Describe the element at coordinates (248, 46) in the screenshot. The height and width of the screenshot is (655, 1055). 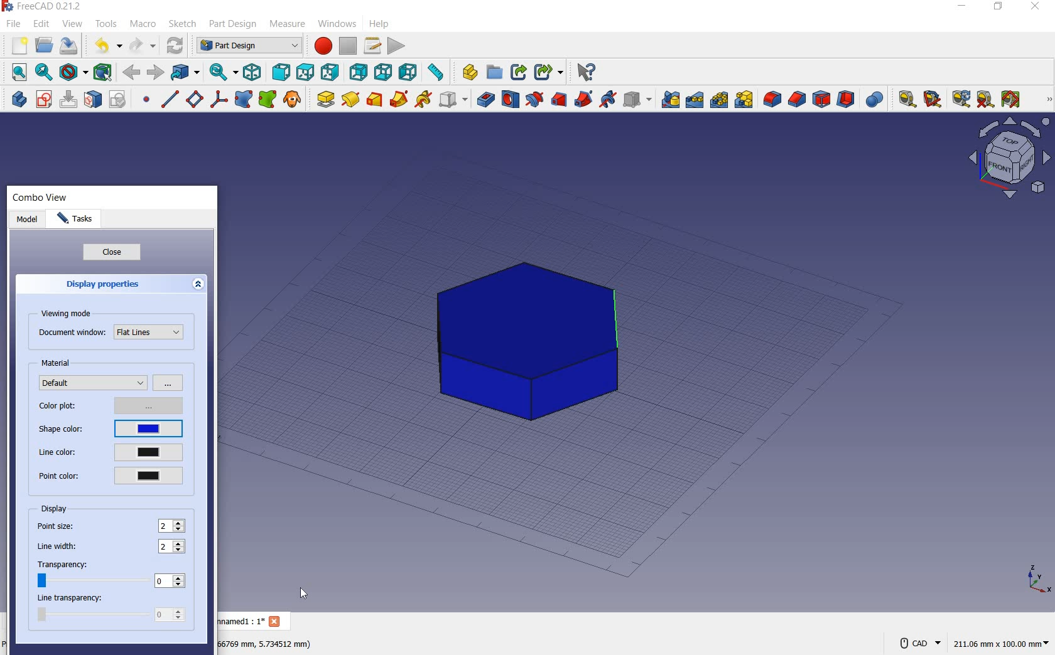
I see `switch between workbenches` at that location.